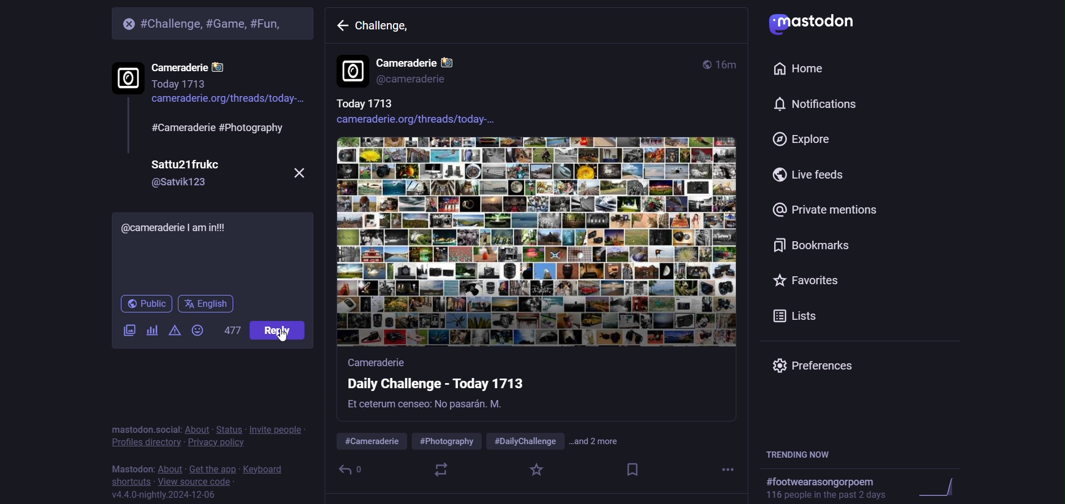  I want to click on get the app, so click(212, 467).